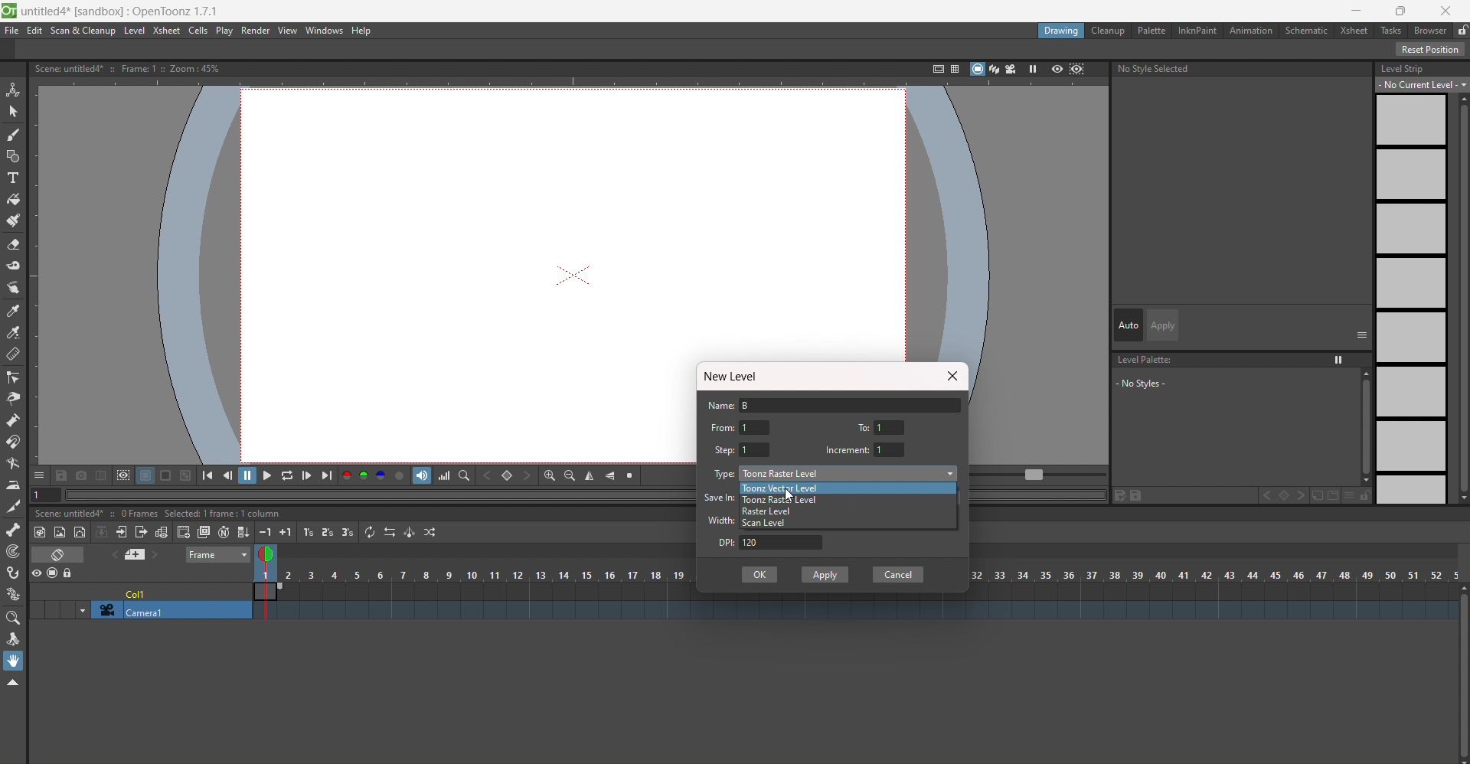  What do you see at coordinates (735, 377) in the screenshot?
I see `new level` at bounding box center [735, 377].